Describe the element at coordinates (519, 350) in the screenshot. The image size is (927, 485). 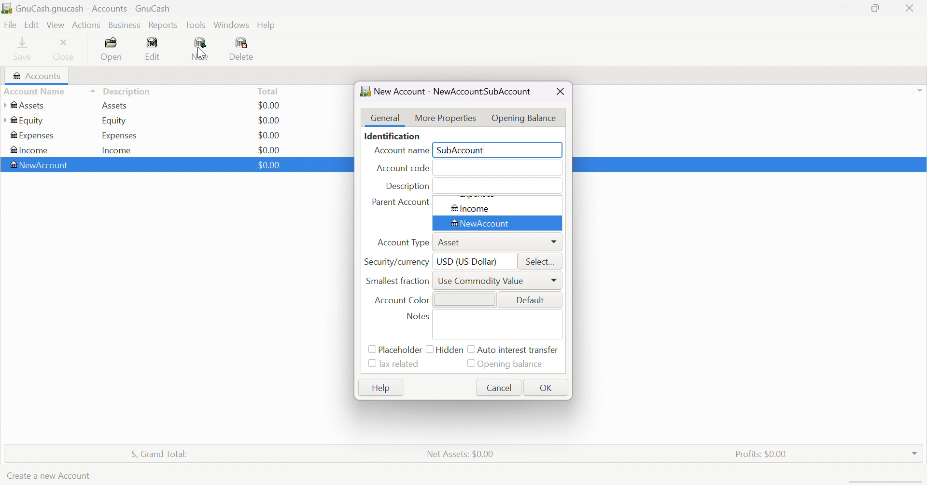
I see `Auto interest transfer` at that location.